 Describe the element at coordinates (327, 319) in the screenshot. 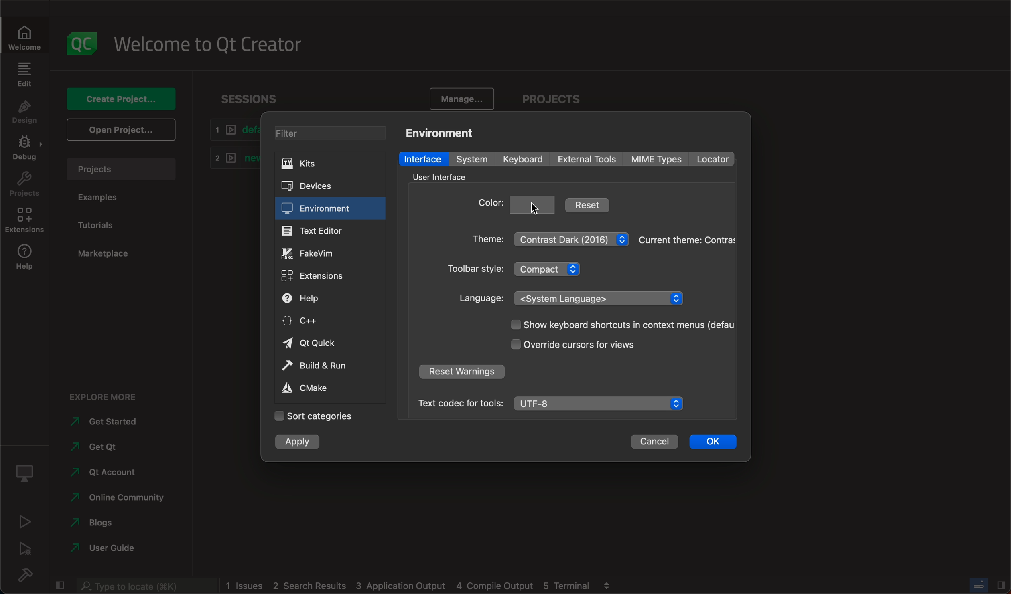

I see `C++` at that location.